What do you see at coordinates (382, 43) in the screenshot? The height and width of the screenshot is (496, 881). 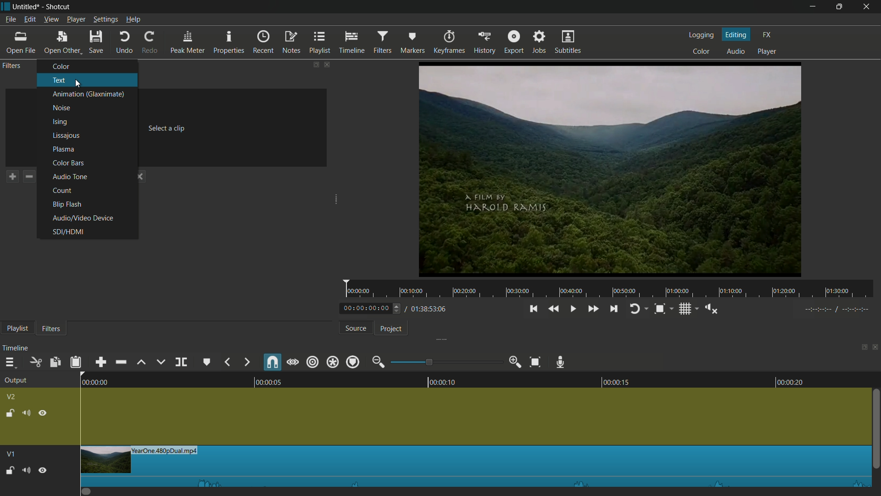 I see `filters` at bounding box center [382, 43].